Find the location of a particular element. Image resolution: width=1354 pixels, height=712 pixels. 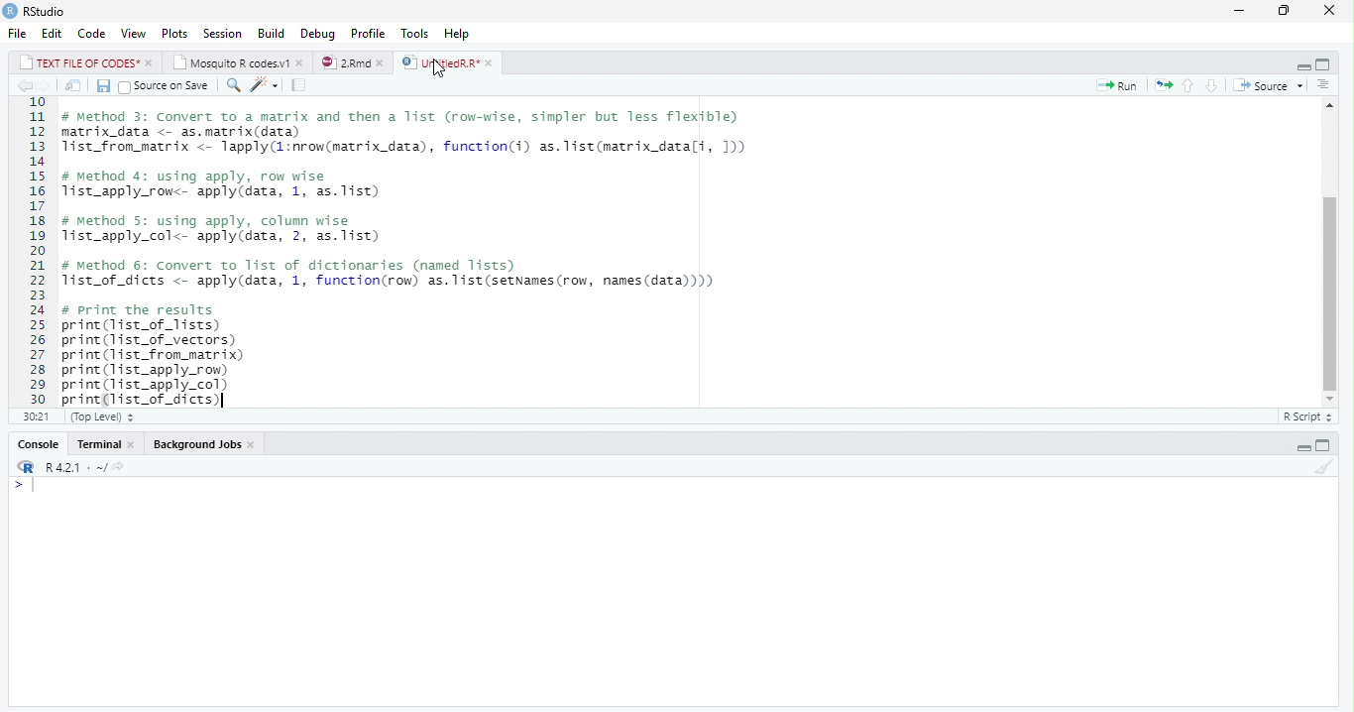

Console is located at coordinates (39, 443).